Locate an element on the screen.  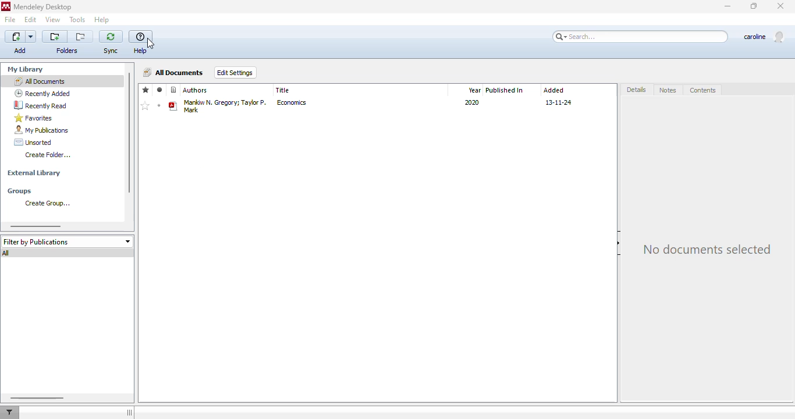
filter documents by author, tag or publication. is located at coordinates (10, 412).